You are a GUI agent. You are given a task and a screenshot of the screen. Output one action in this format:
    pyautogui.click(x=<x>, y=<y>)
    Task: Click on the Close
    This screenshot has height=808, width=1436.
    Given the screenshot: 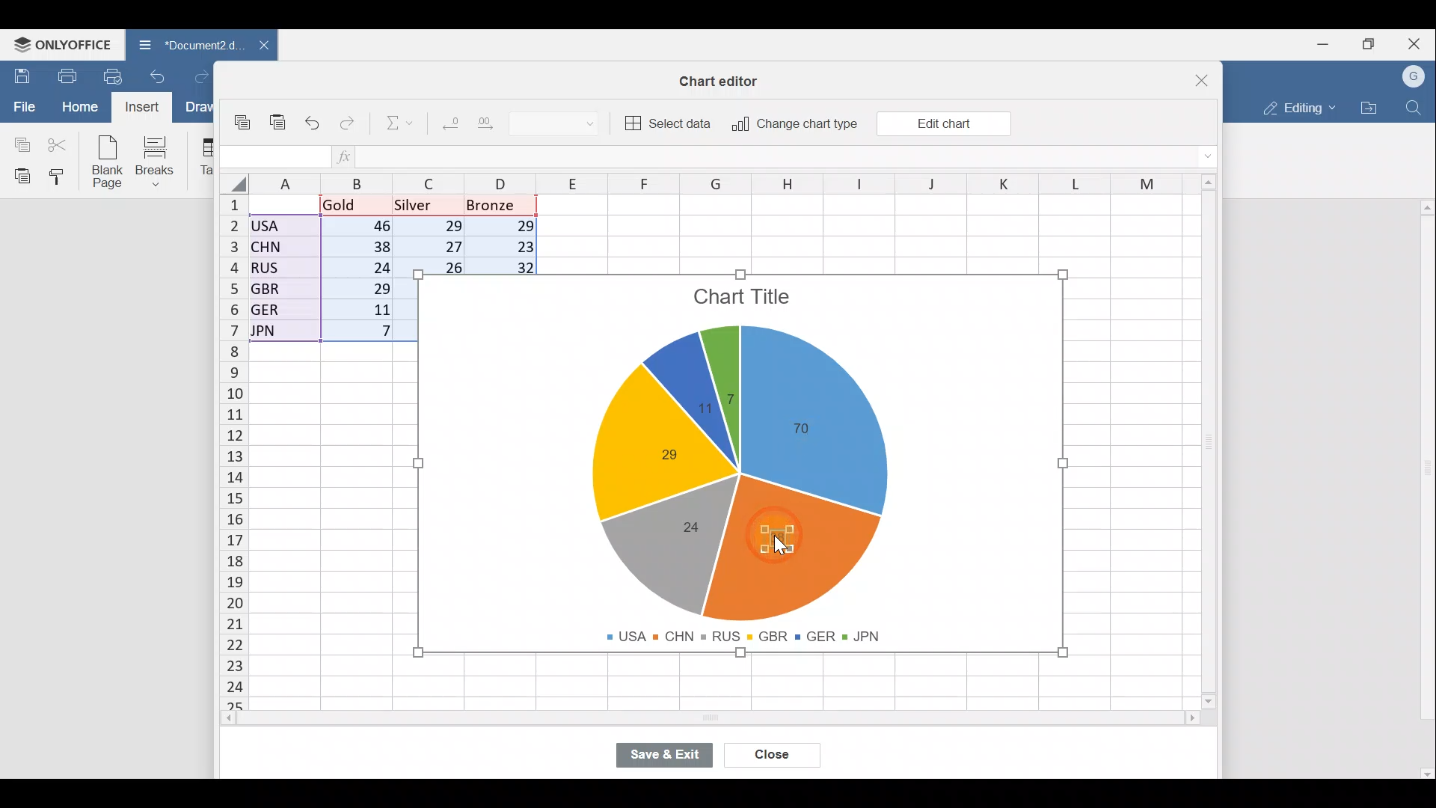 What is the action you would take?
    pyautogui.click(x=1418, y=43)
    